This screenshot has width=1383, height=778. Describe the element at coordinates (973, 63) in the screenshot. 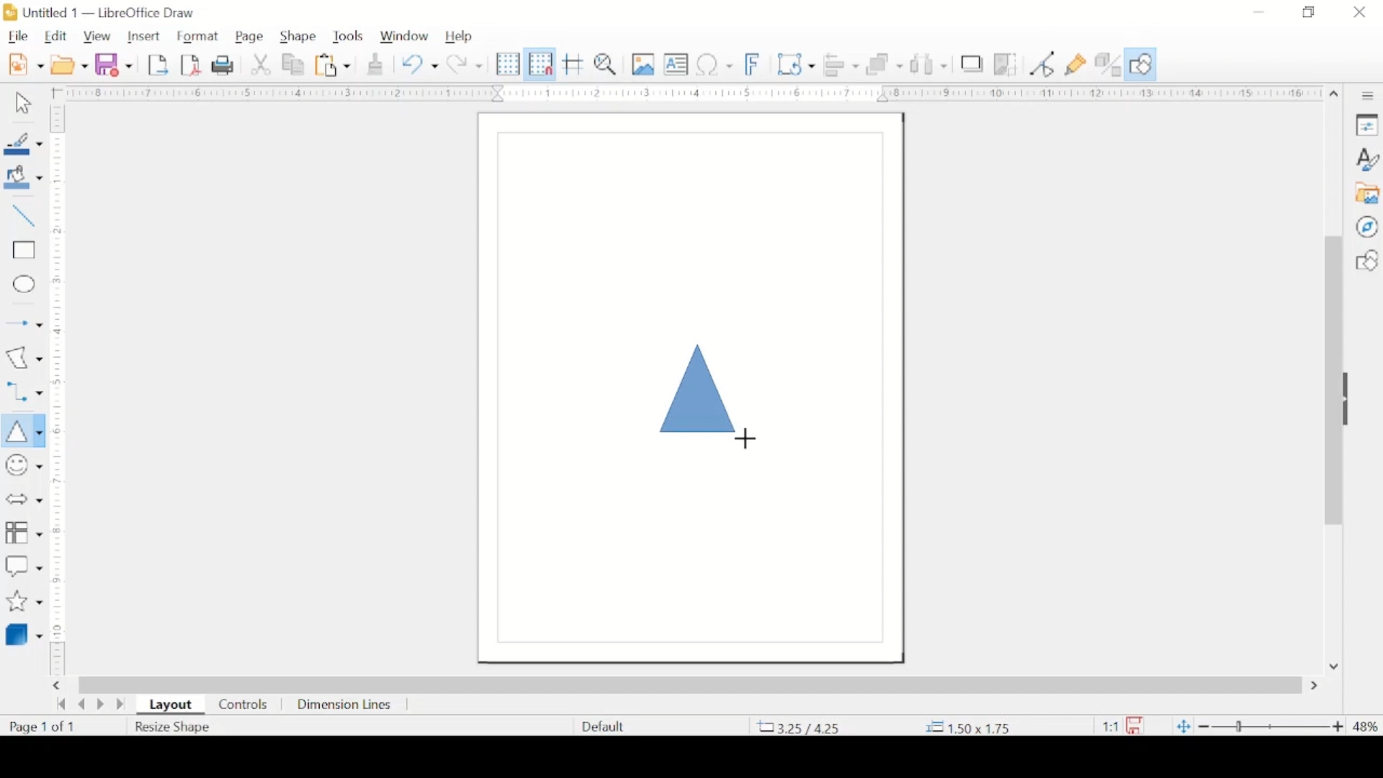

I see `shadow` at that location.